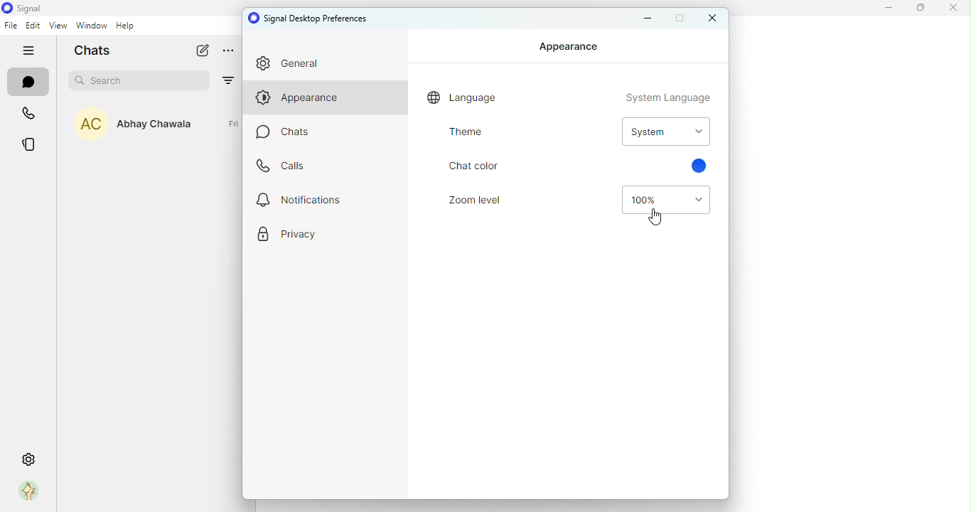 This screenshot has width=971, height=512. Describe the element at coordinates (27, 9) in the screenshot. I see `icon` at that location.